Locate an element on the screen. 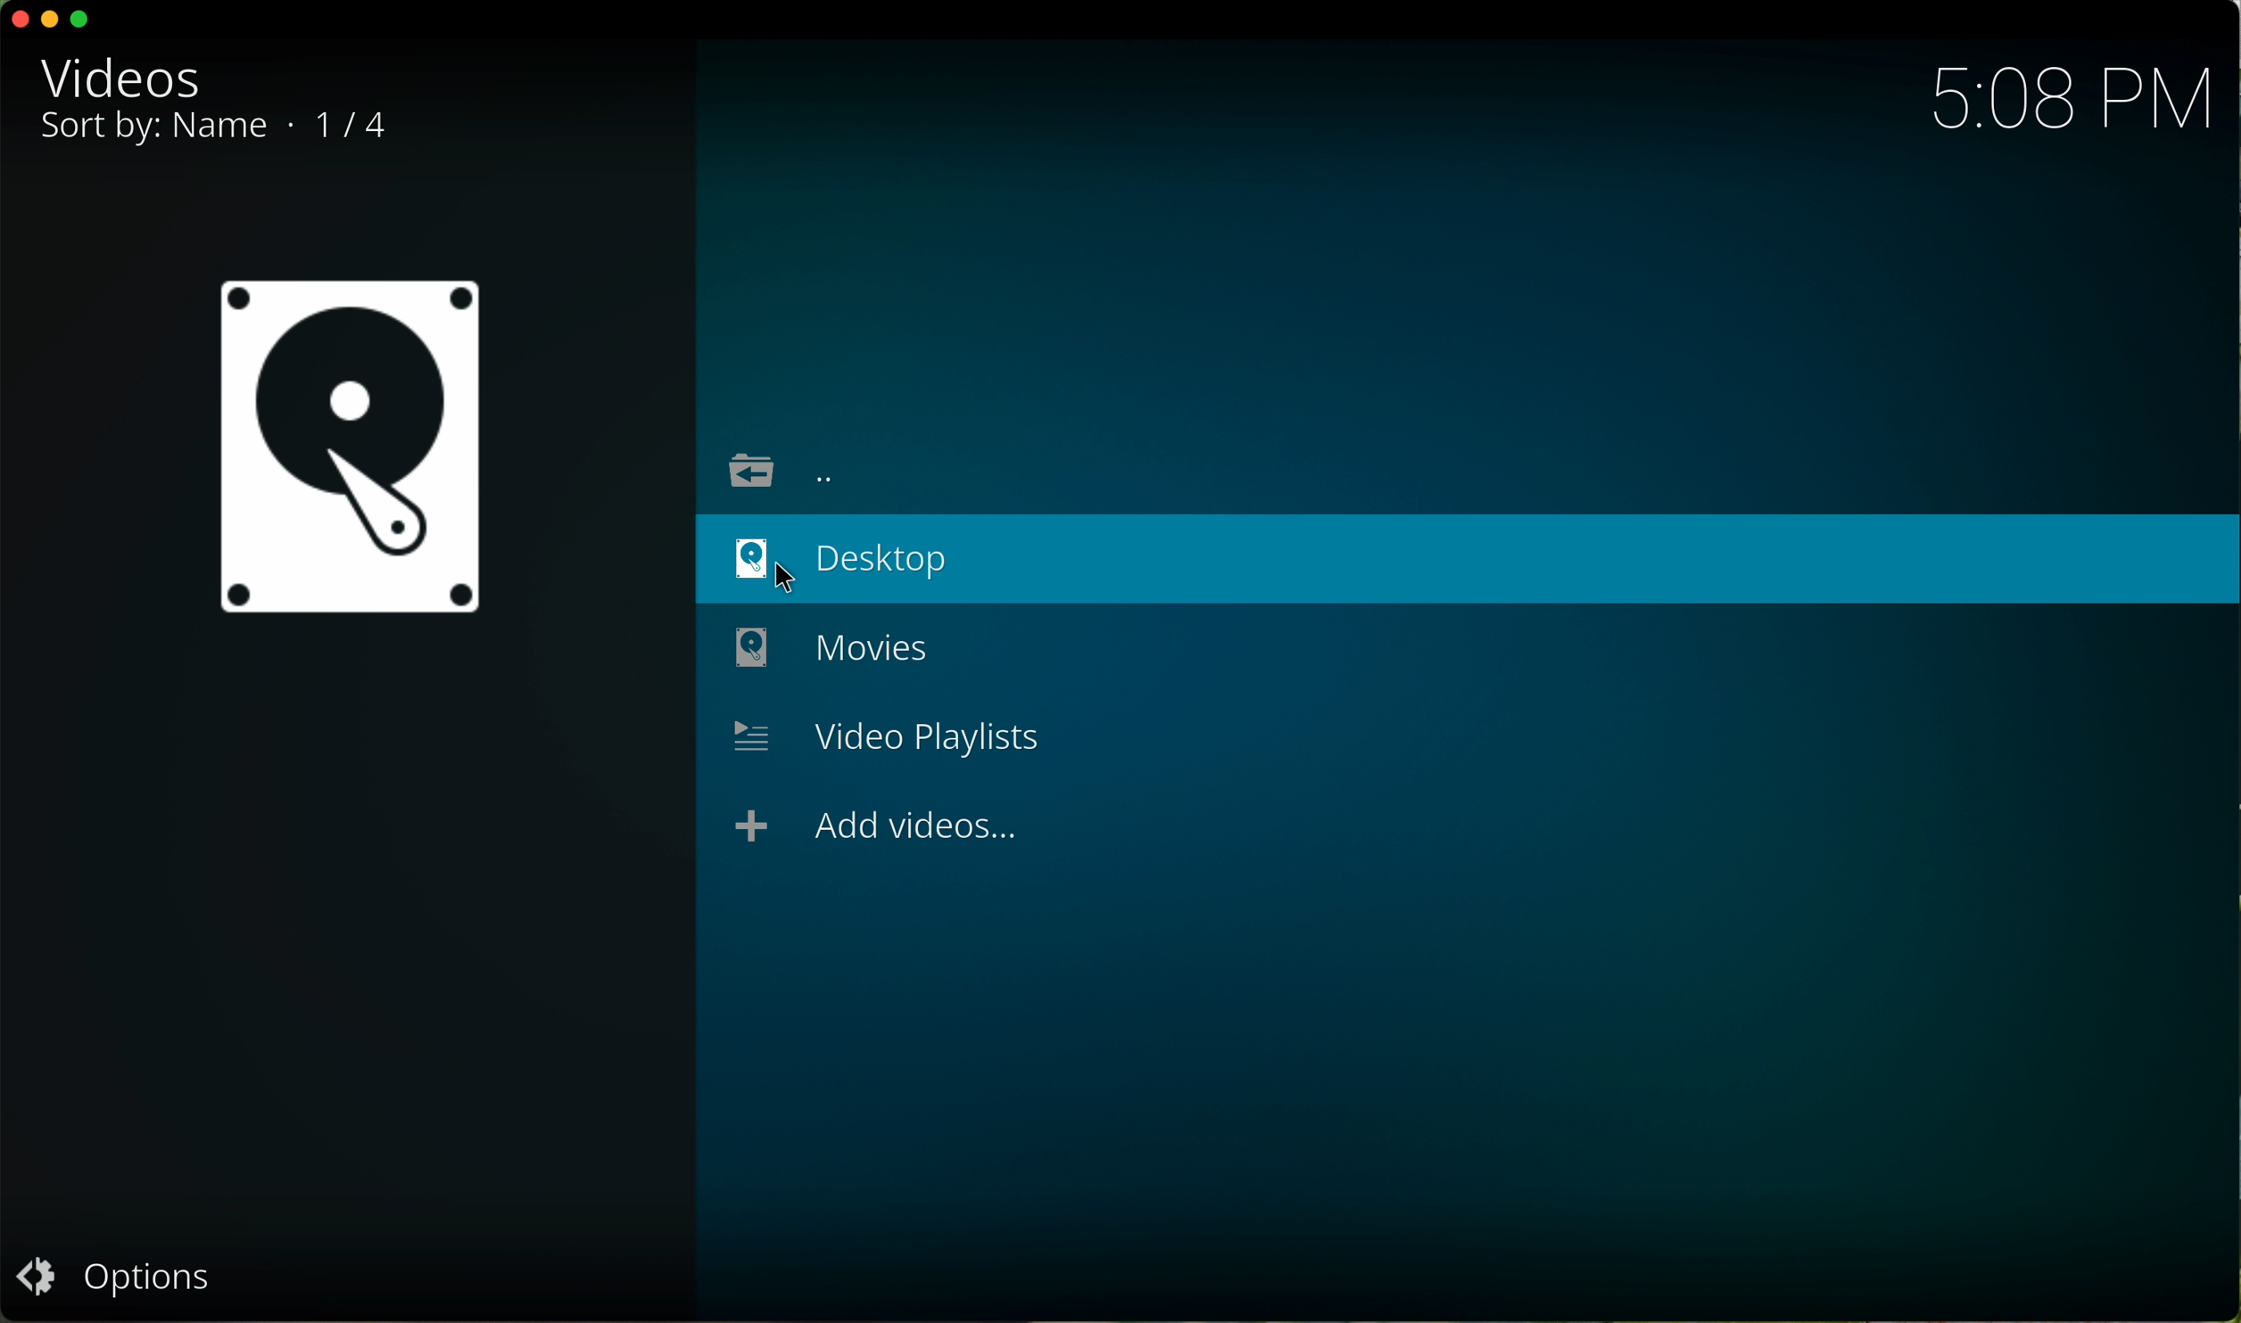 The height and width of the screenshot is (1323, 2241). maximize is located at coordinates (82, 20).